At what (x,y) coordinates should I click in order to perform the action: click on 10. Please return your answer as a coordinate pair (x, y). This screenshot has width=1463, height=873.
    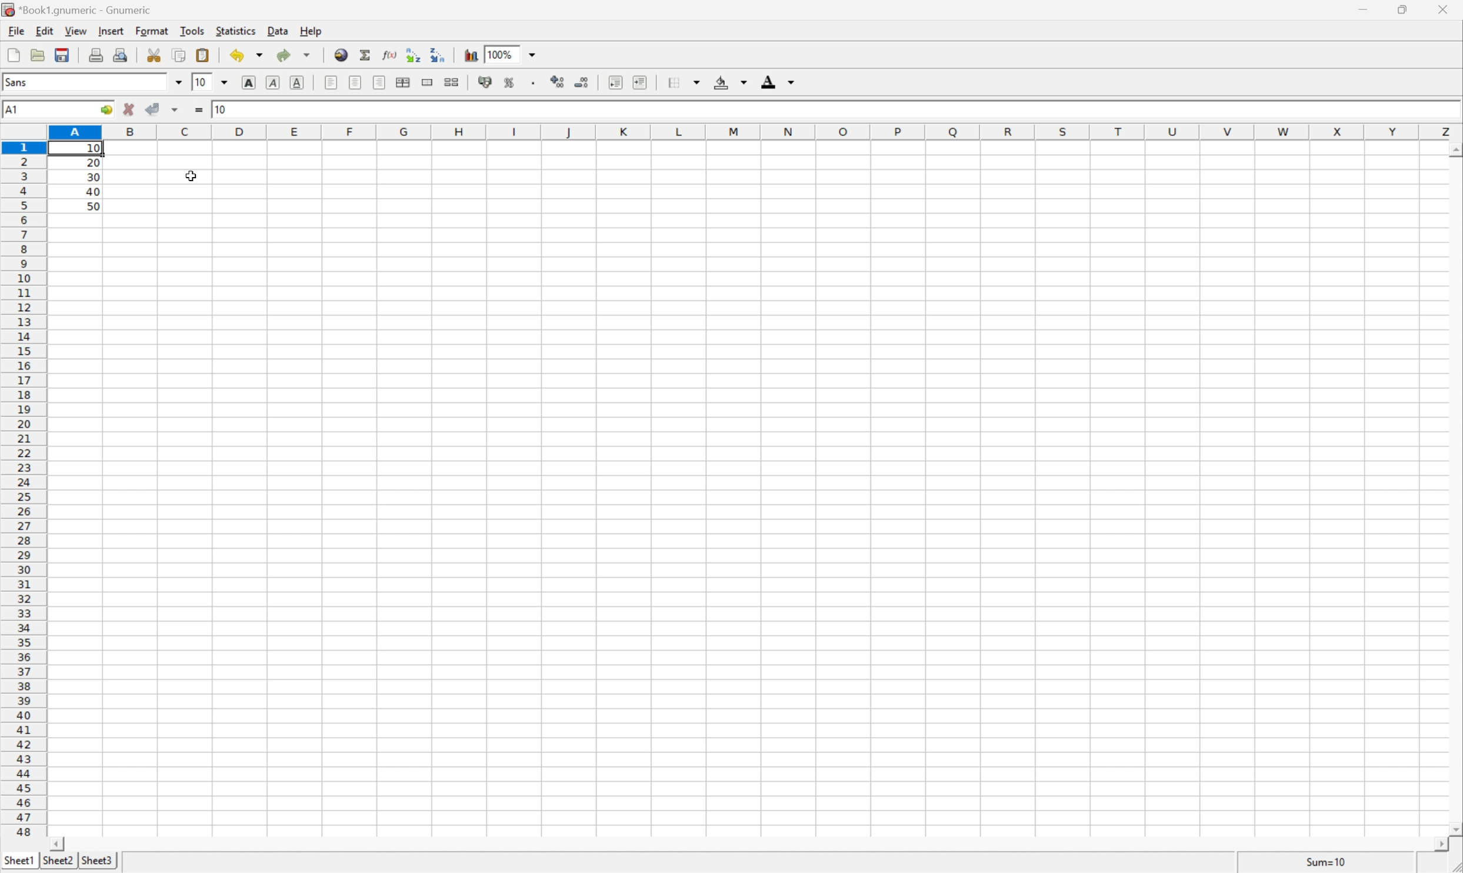
    Looking at the image, I should click on (92, 149).